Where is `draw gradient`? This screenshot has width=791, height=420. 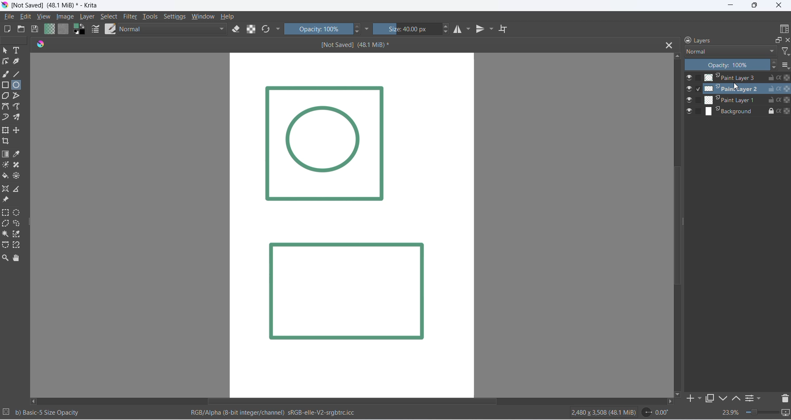
draw gradient is located at coordinates (6, 154).